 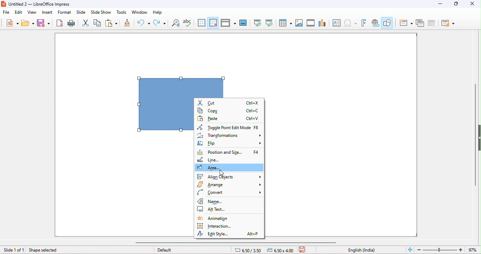 What do you see at coordinates (363, 23) in the screenshot?
I see `insert fontwork text` at bounding box center [363, 23].